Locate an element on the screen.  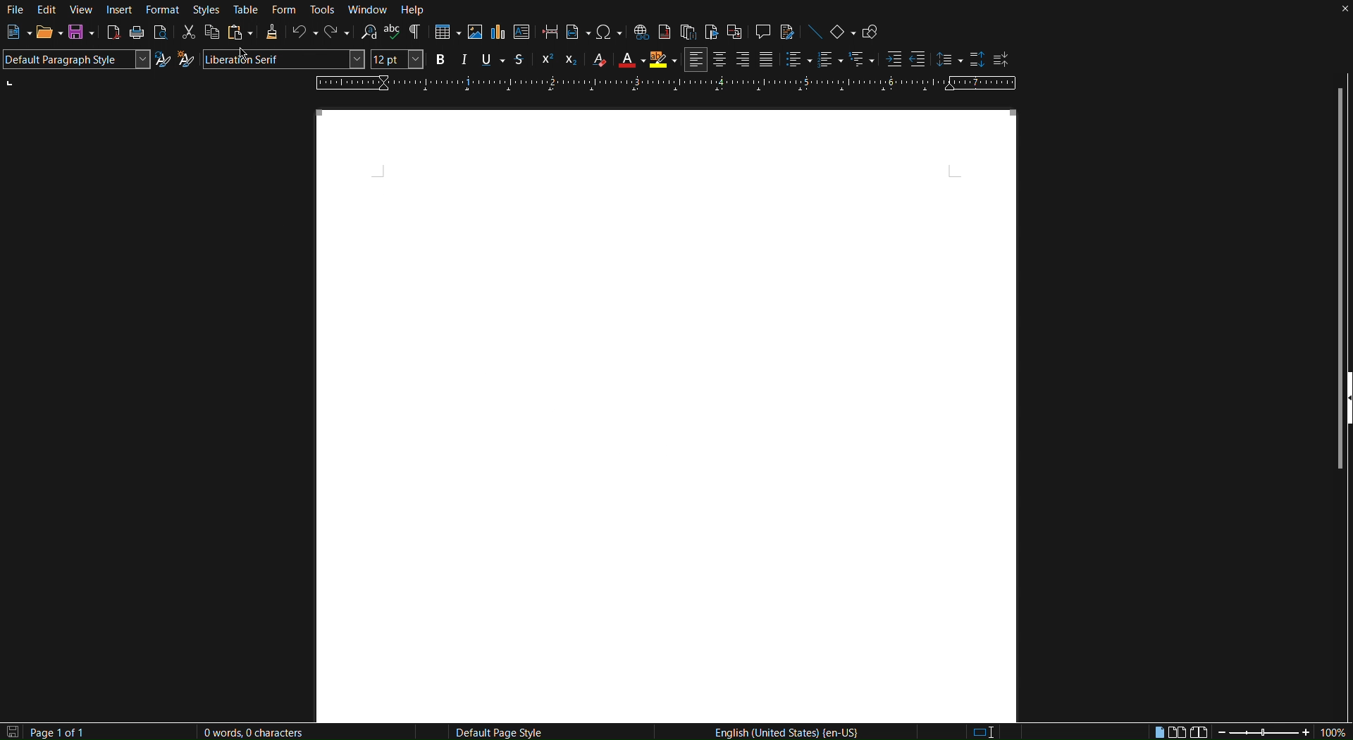
Default Page Style is located at coordinates (502, 733).